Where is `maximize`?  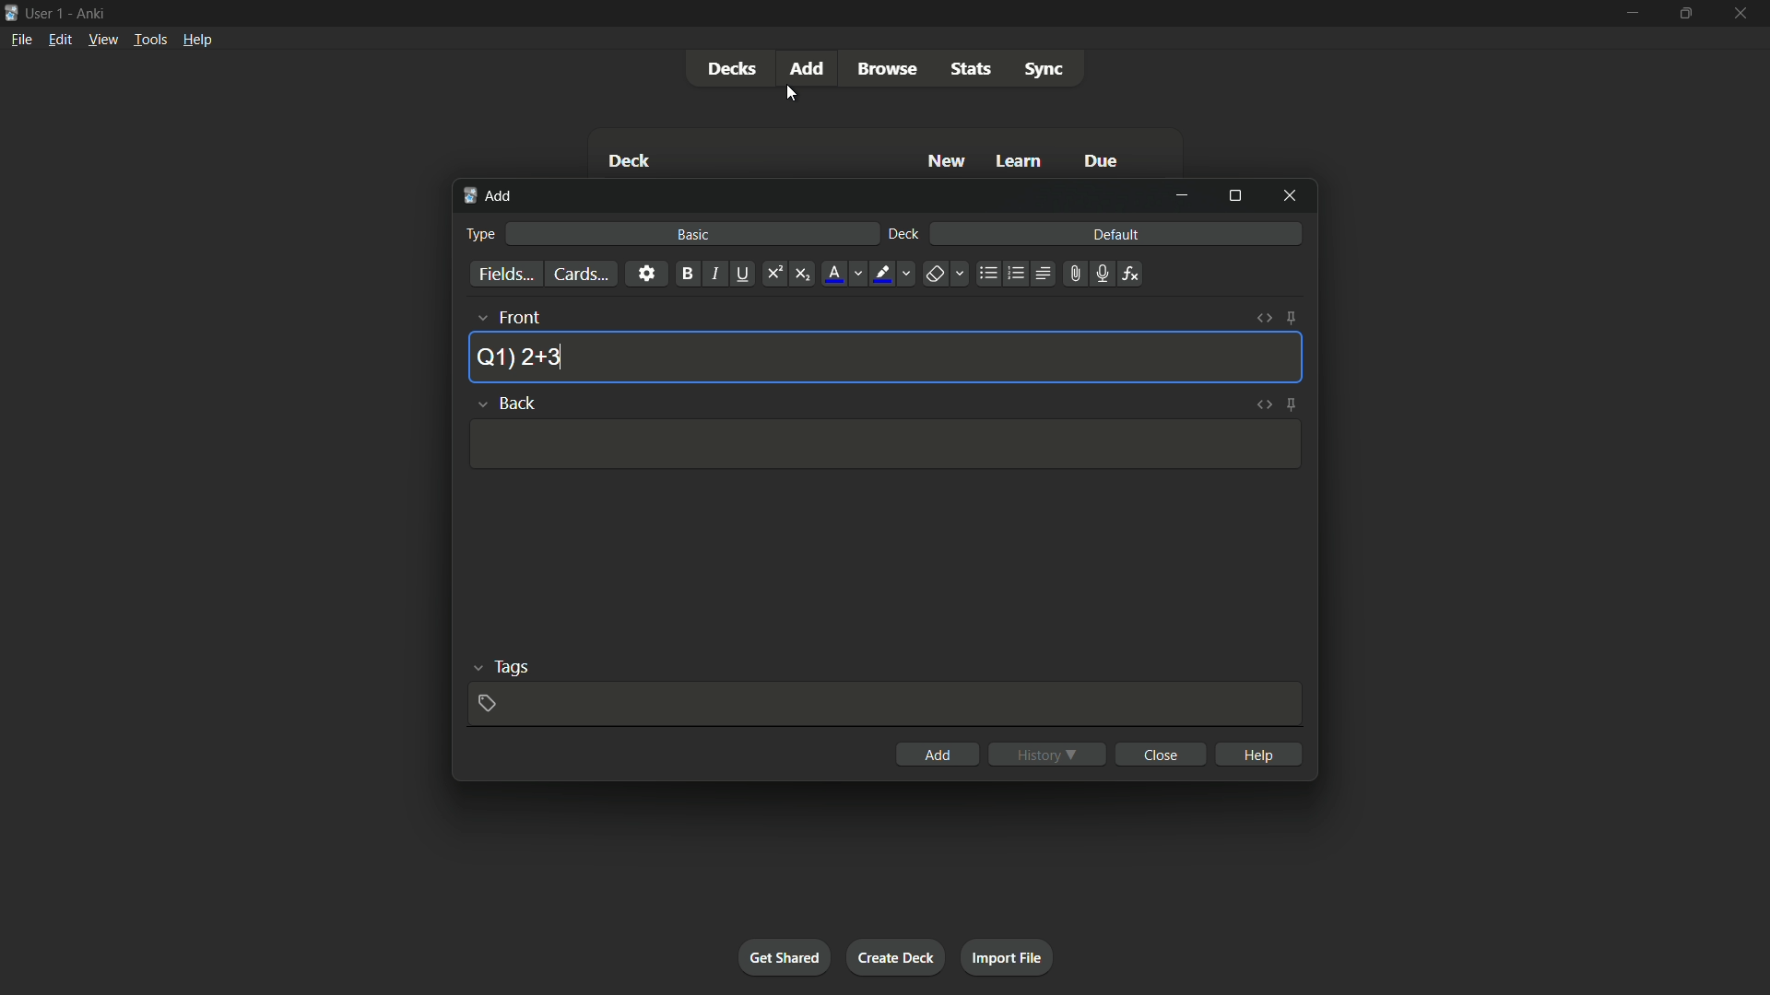
maximize is located at coordinates (1683, 13).